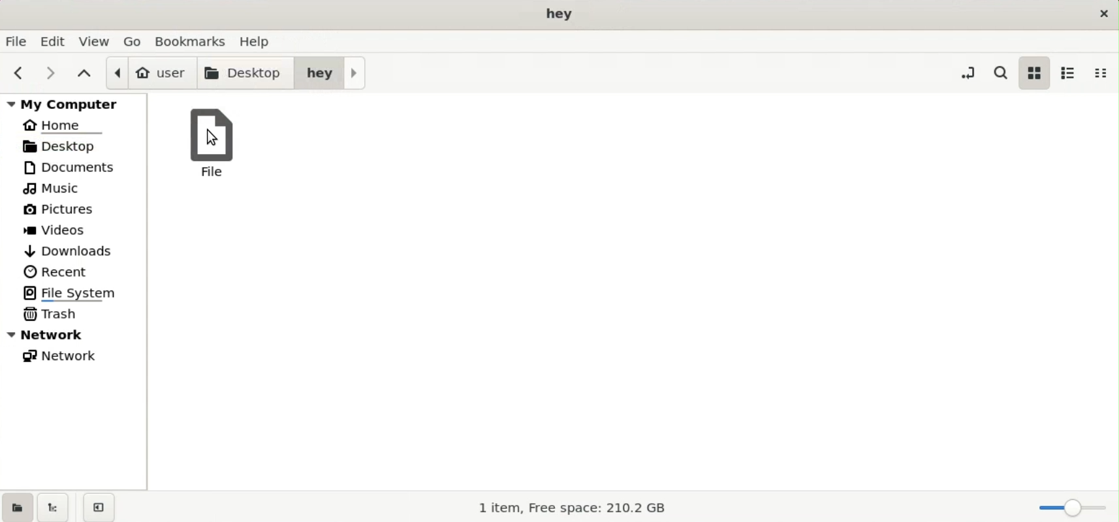 Image resolution: width=1119 pixels, height=522 pixels. Describe the element at coordinates (1033, 72) in the screenshot. I see `icon view` at that location.